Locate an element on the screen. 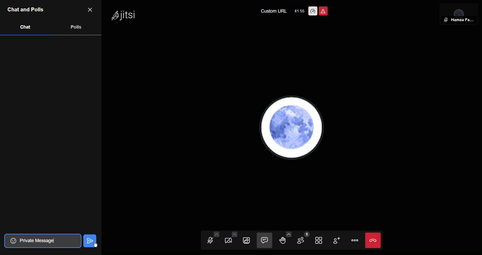 The image size is (482, 255). Close is located at coordinates (91, 11).